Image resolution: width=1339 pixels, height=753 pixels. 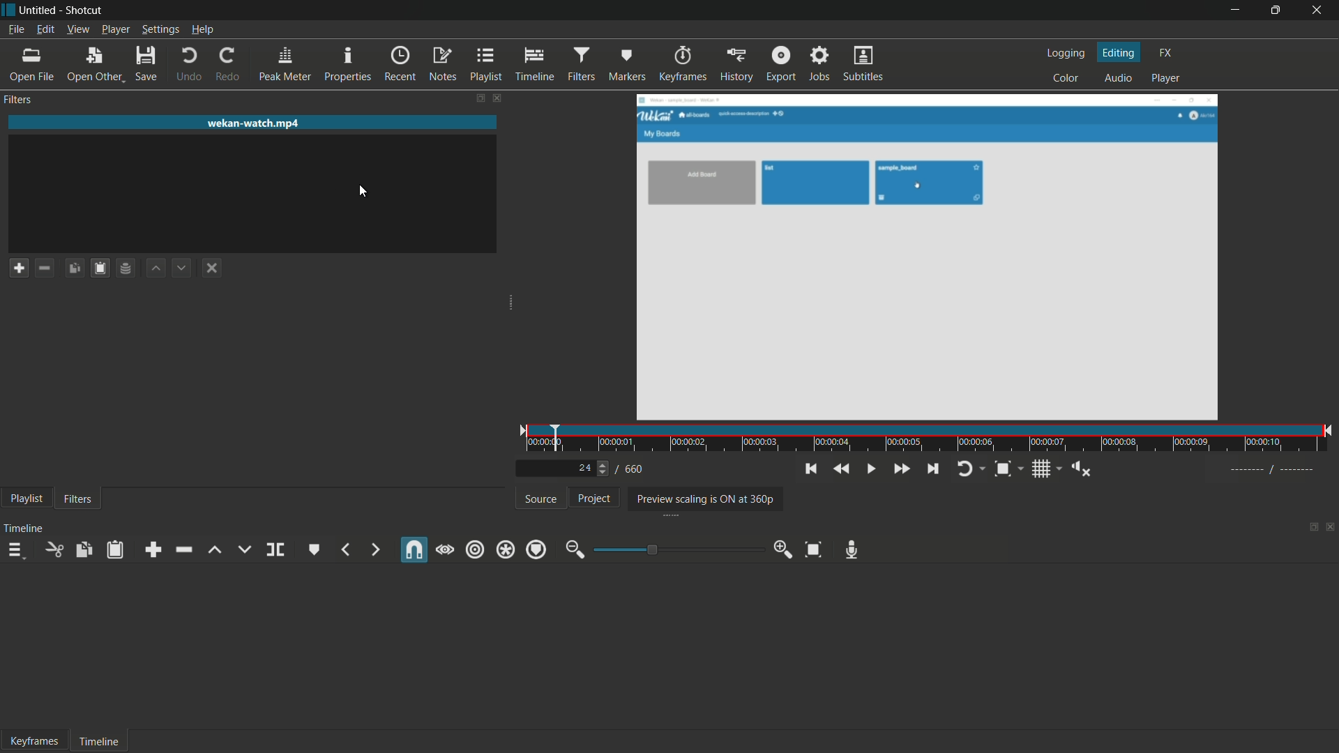 What do you see at coordinates (78, 500) in the screenshot?
I see `filters` at bounding box center [78, 500].